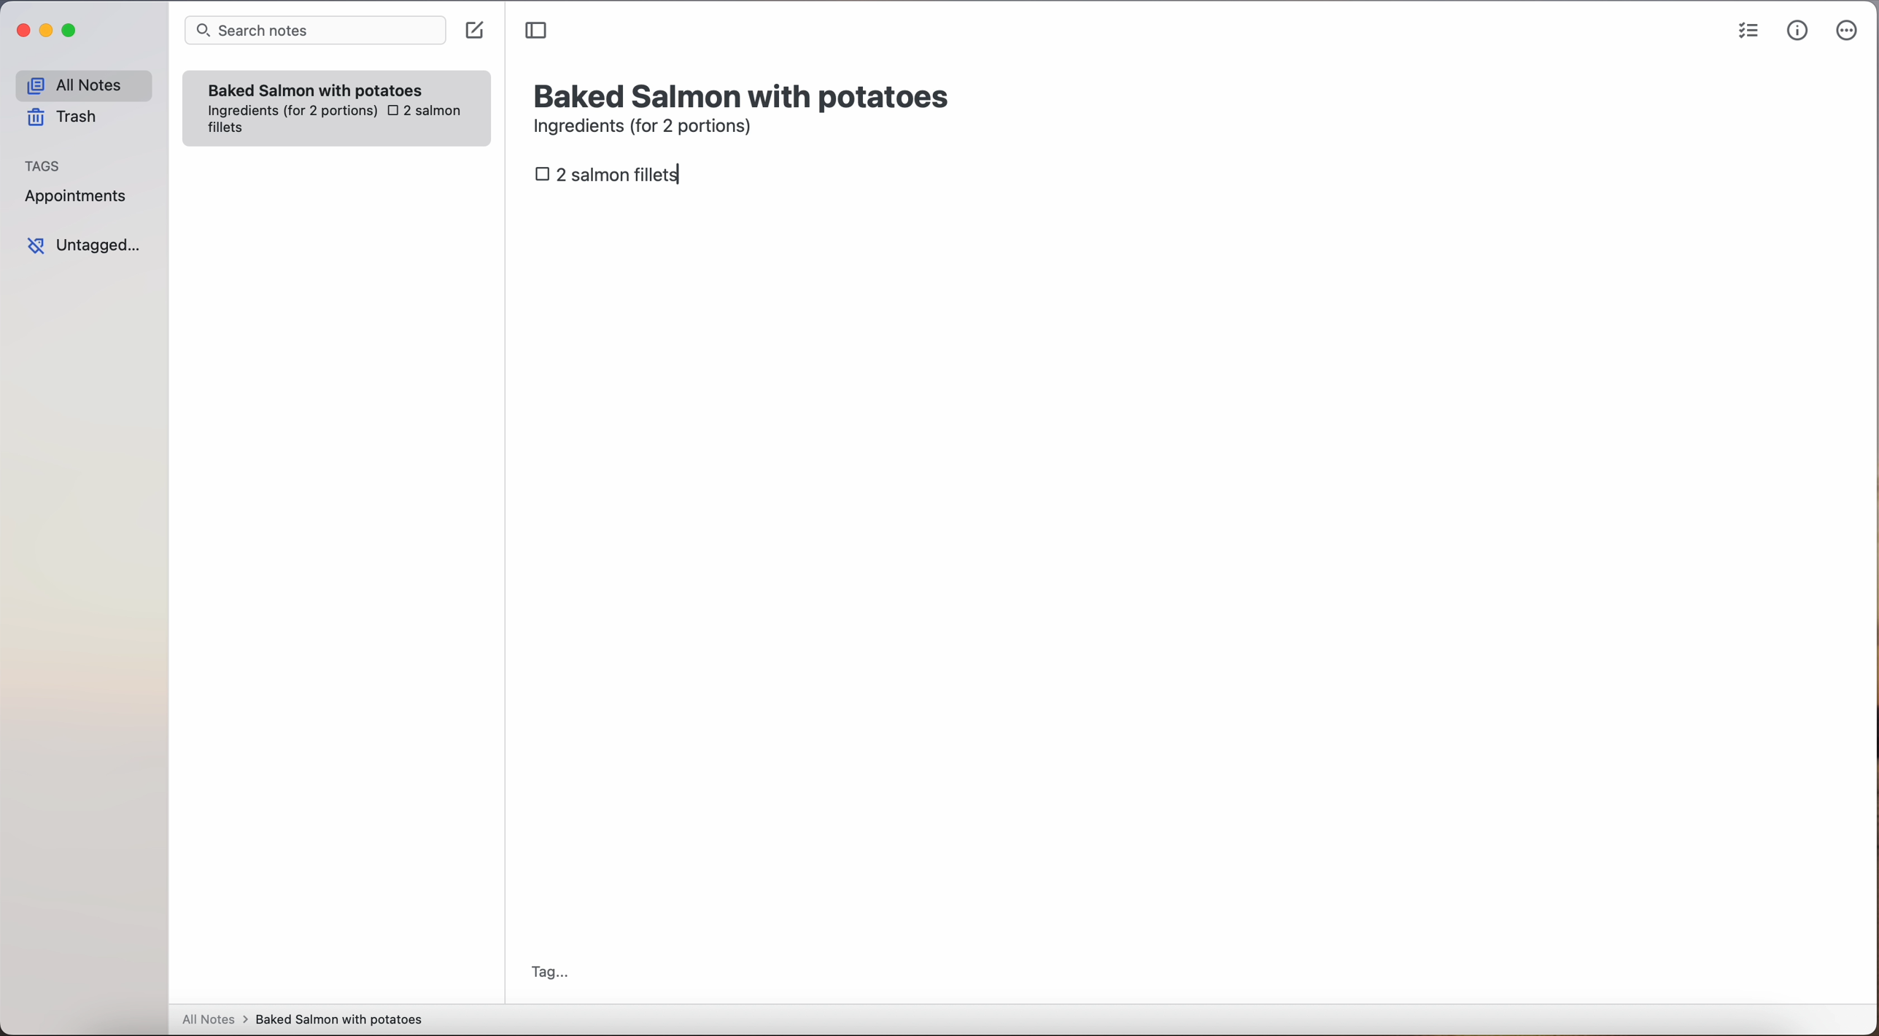  What do you see at coordinates (538, 31) in the screenshot?
I see `toggle sidebar` at bounding box center [538, 31].